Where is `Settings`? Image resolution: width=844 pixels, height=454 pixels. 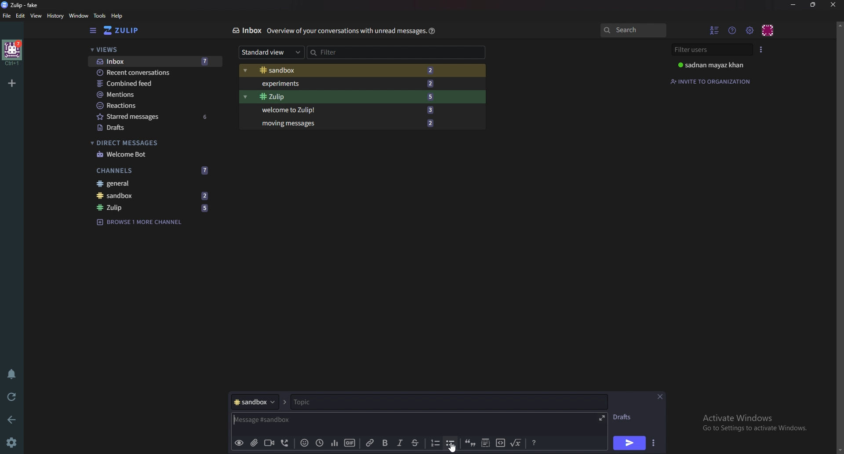
Settings is located at coordinates (11, 443).